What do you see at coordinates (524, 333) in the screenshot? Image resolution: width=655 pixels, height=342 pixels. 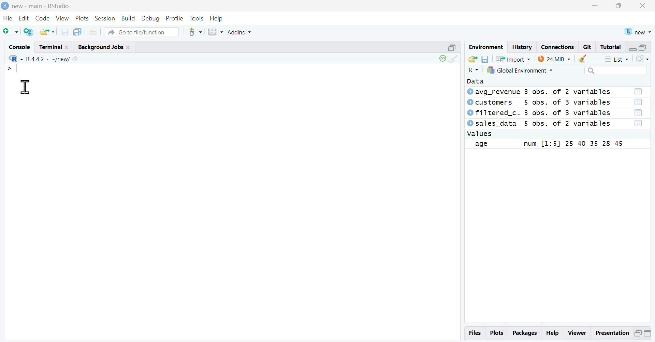 I see `Packages` at bounding box center [524, 333].